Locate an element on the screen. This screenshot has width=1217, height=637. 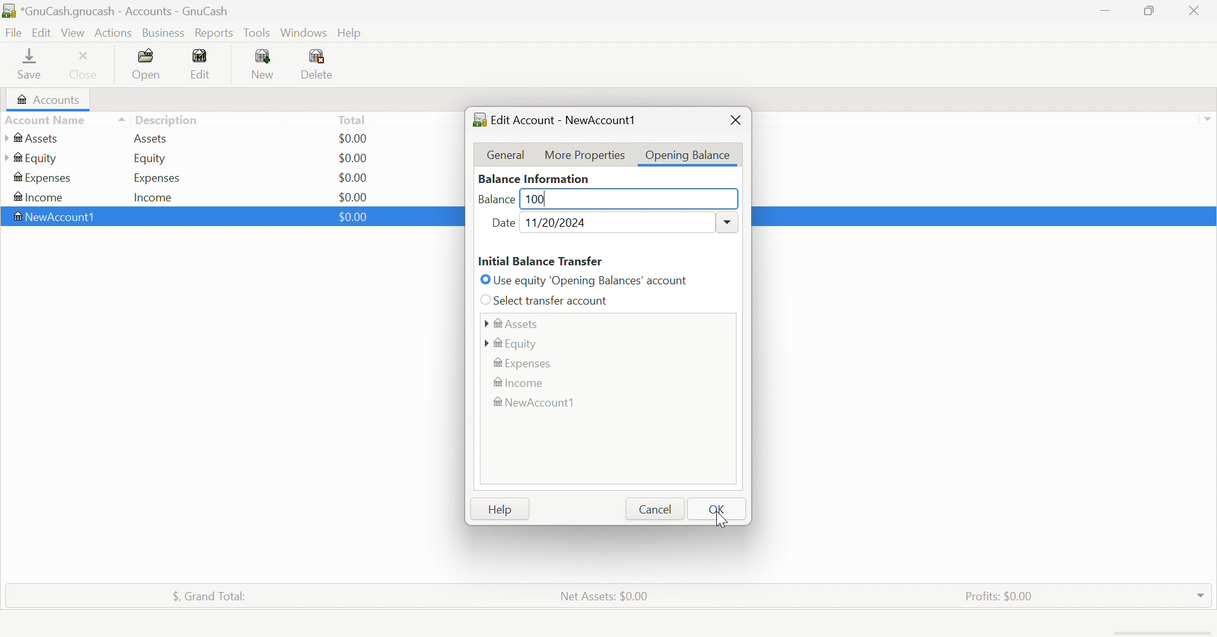
Save is located at coordinates (31, 65).